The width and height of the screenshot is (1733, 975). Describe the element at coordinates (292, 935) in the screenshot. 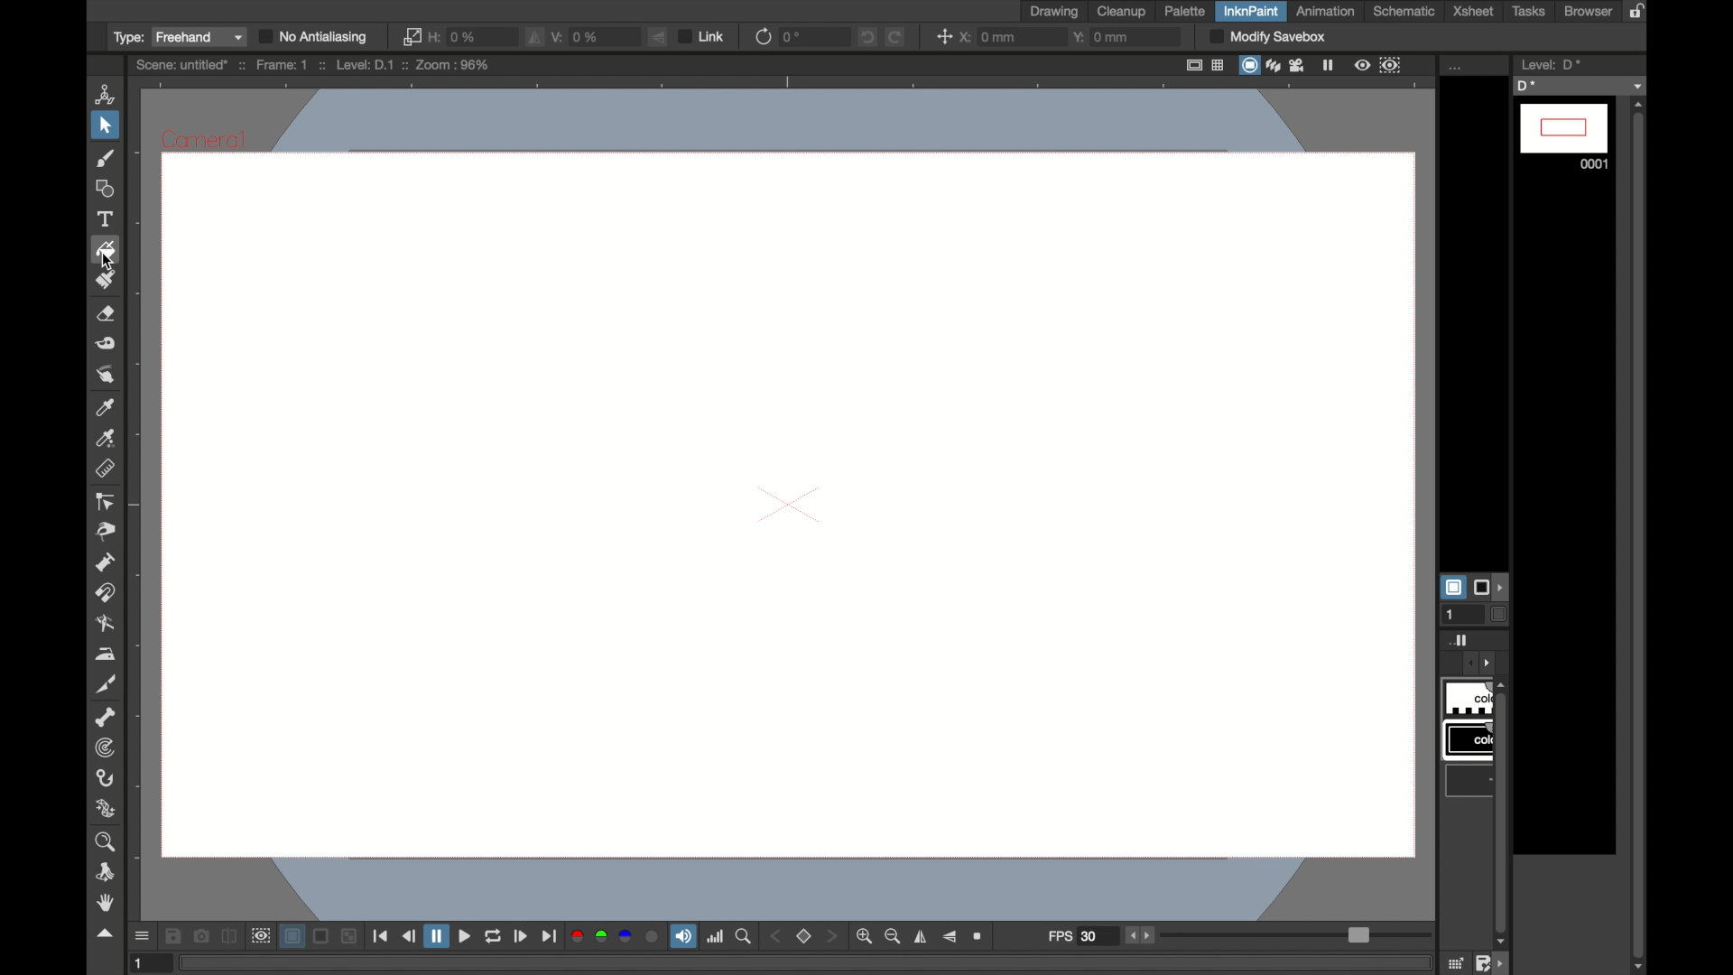

I see `layer` at that location.